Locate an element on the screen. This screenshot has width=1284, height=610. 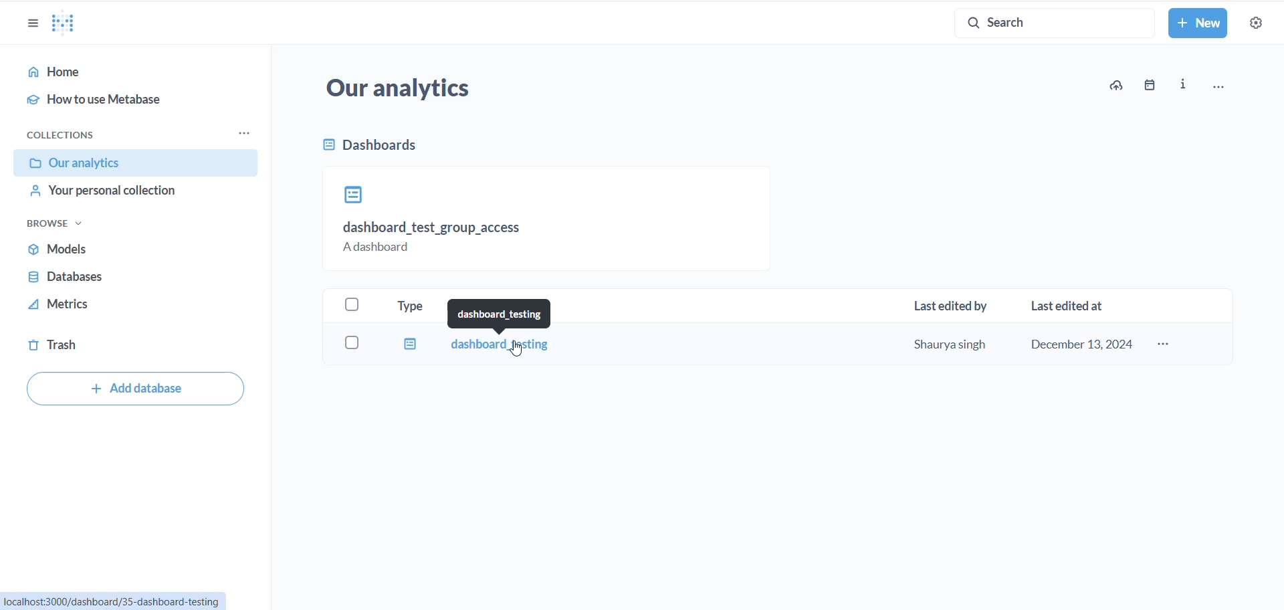
trash is located at coordinates (86, 346).